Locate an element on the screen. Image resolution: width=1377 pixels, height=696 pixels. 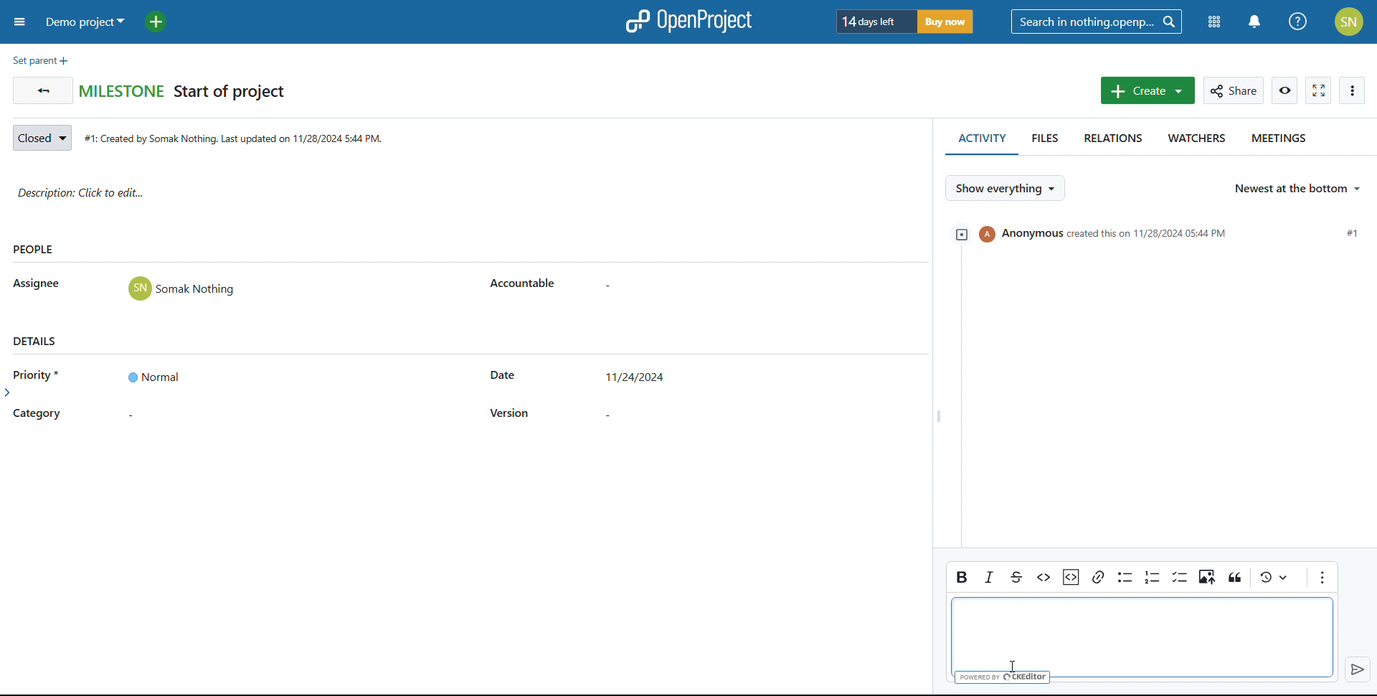
resize is located at coordinates (936, 415).